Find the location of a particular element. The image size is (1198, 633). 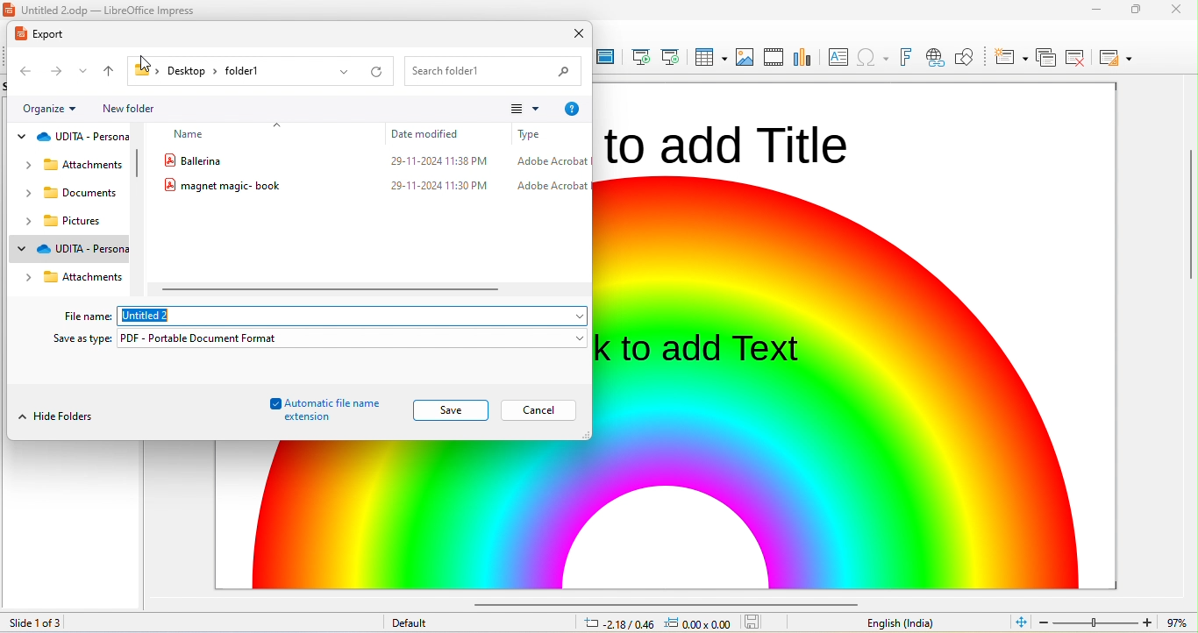

drop down is located at coordinates (19, 247).